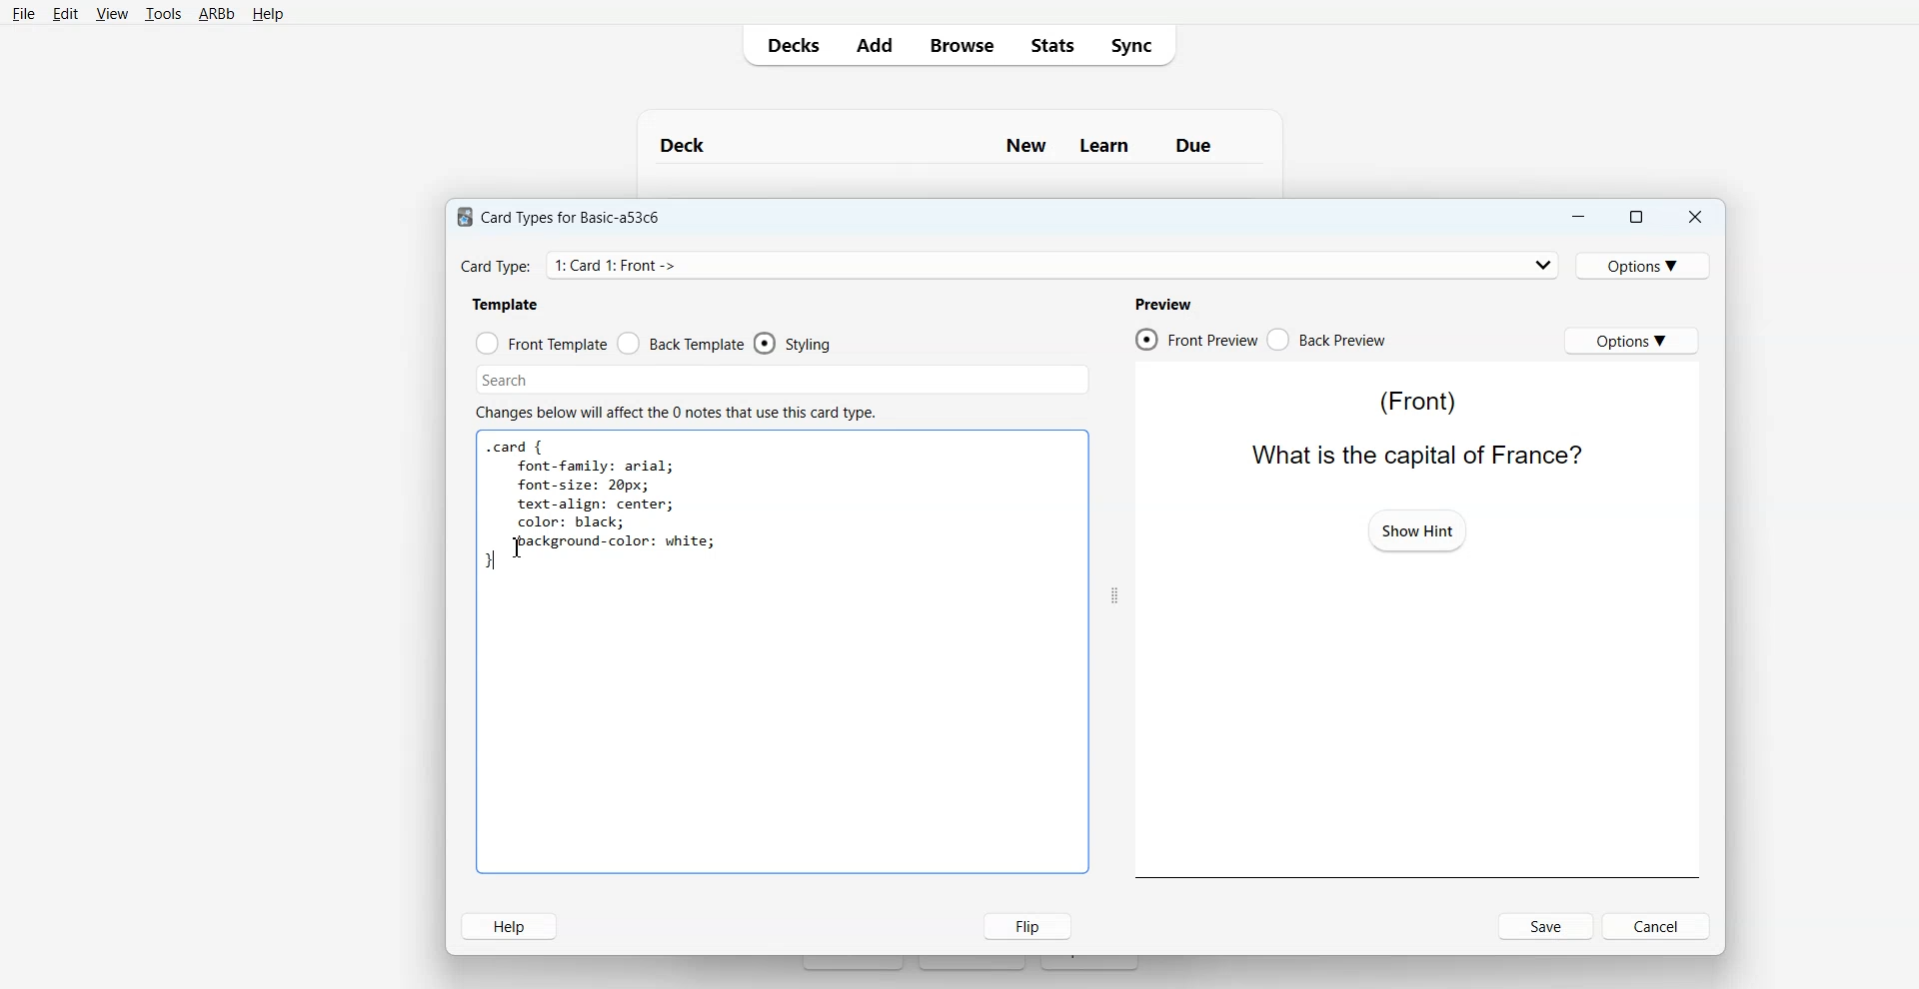 This screenshot has height=989, width=1919. Describe the element at coordinates (1050, 44) in the screenshot. I see `Stats` at that location.